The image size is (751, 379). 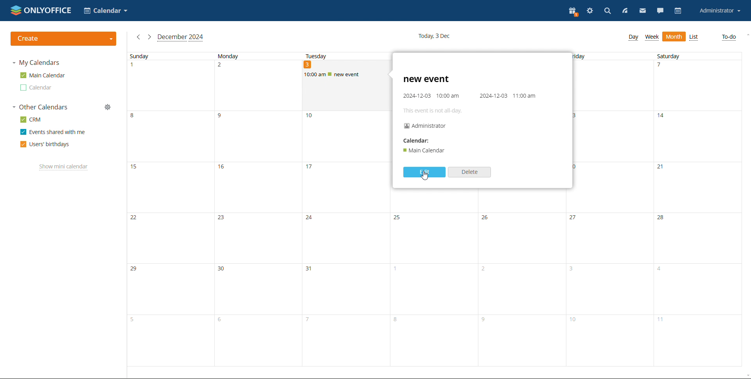 What do you see at coordinates (607, 11) in the screenshot?
I see `search` at bounding box center [607, 11].